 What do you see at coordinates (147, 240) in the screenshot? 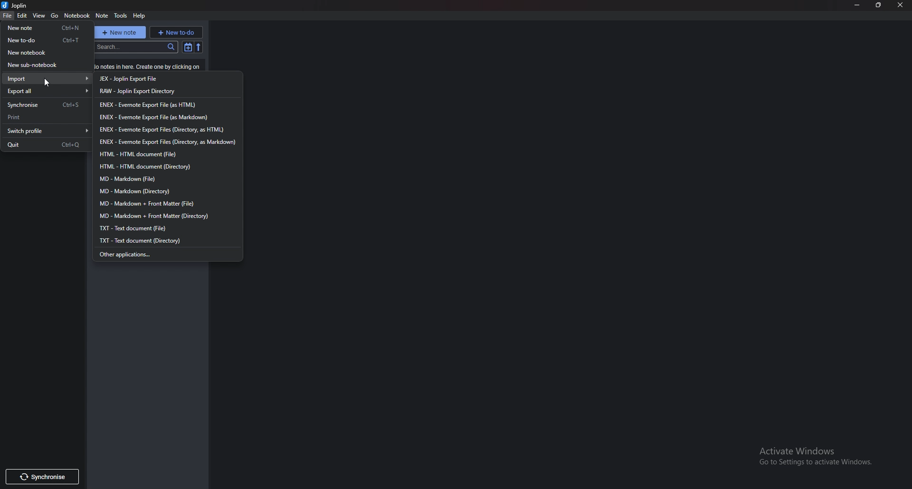
I see `txt directory` at bounding box center [147, 240].